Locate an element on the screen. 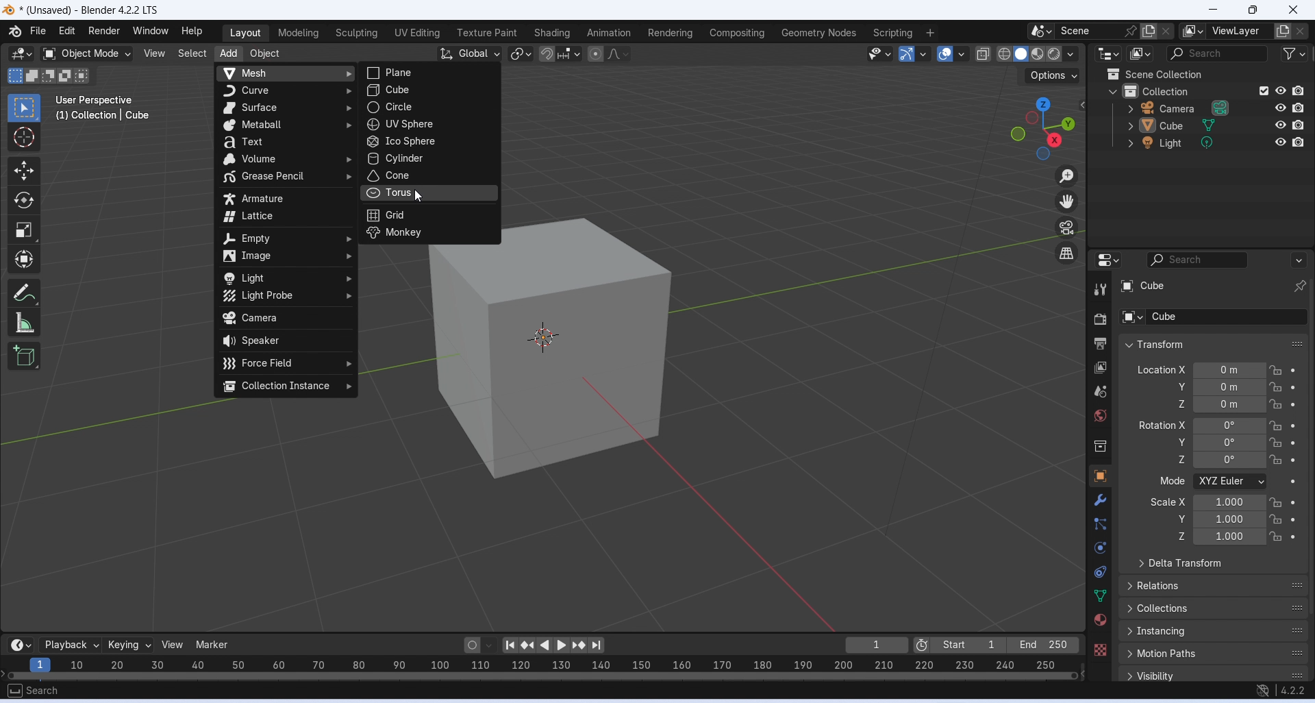 Image resolution: width=1315 pixels, height=703 pixels. View layer is located at coordinates (1101, 369).